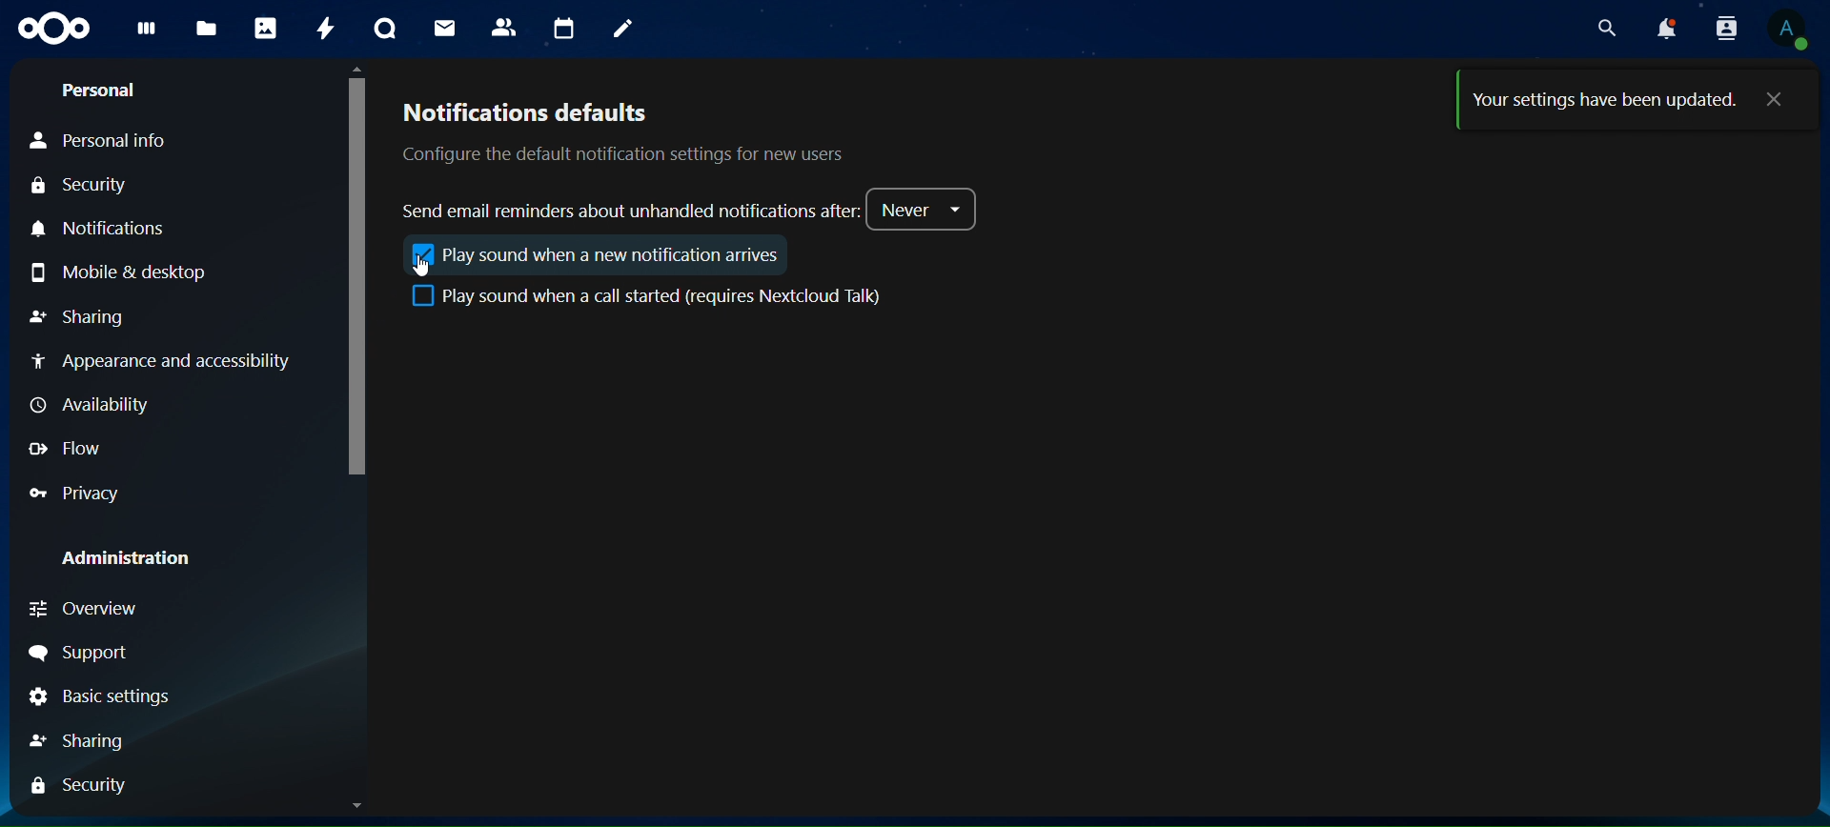 The height and width of the screenshot is (827, 1830). Describe the element at coordinates (628, 253) in the screenshot. I see `play sound when a new notification arrives` at that location.